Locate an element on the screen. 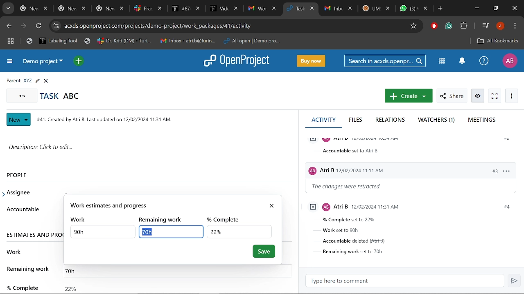  Type here to comment is located at coordinates (407, 281).